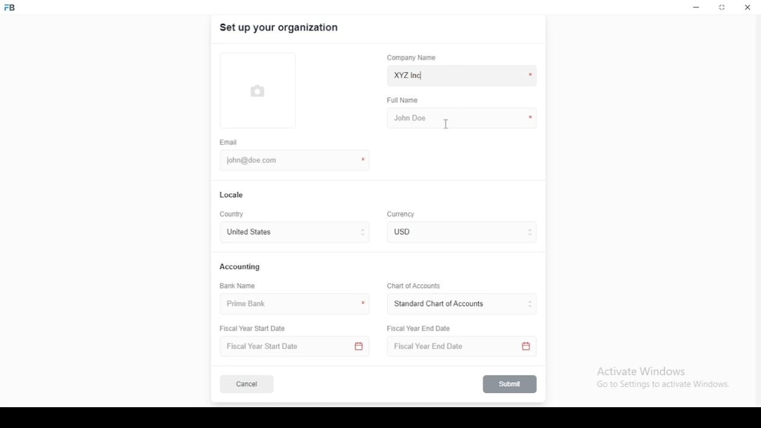  What do you see at coordinates (410, 232) in the screenshot?
I see `currency` at bounding box center [410, 232].